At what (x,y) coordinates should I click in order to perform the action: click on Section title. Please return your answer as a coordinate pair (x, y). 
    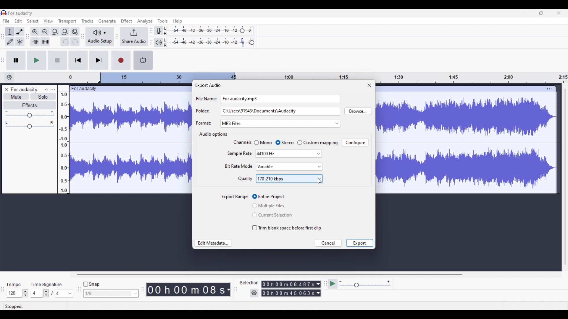
    Looking at the image, I should click on (213, 134).